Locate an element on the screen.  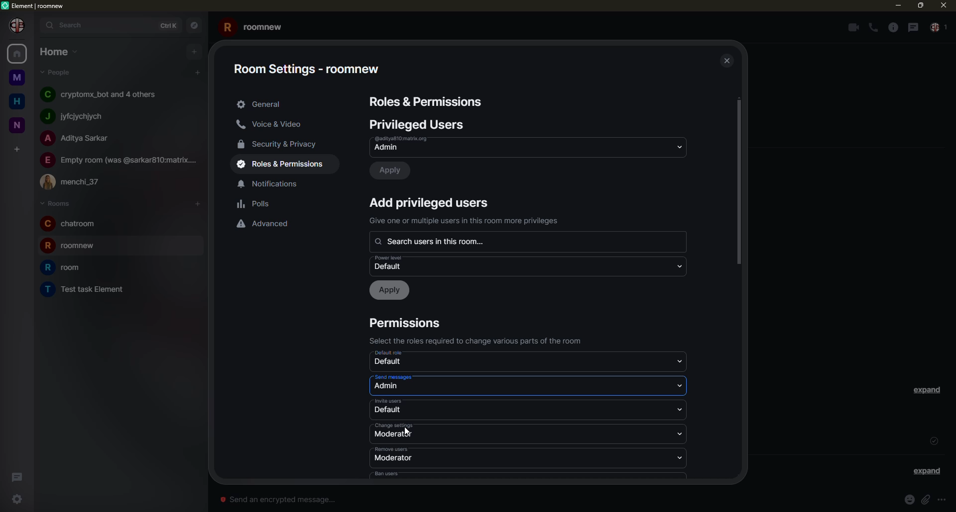
default is located at coordinates (389, 363).